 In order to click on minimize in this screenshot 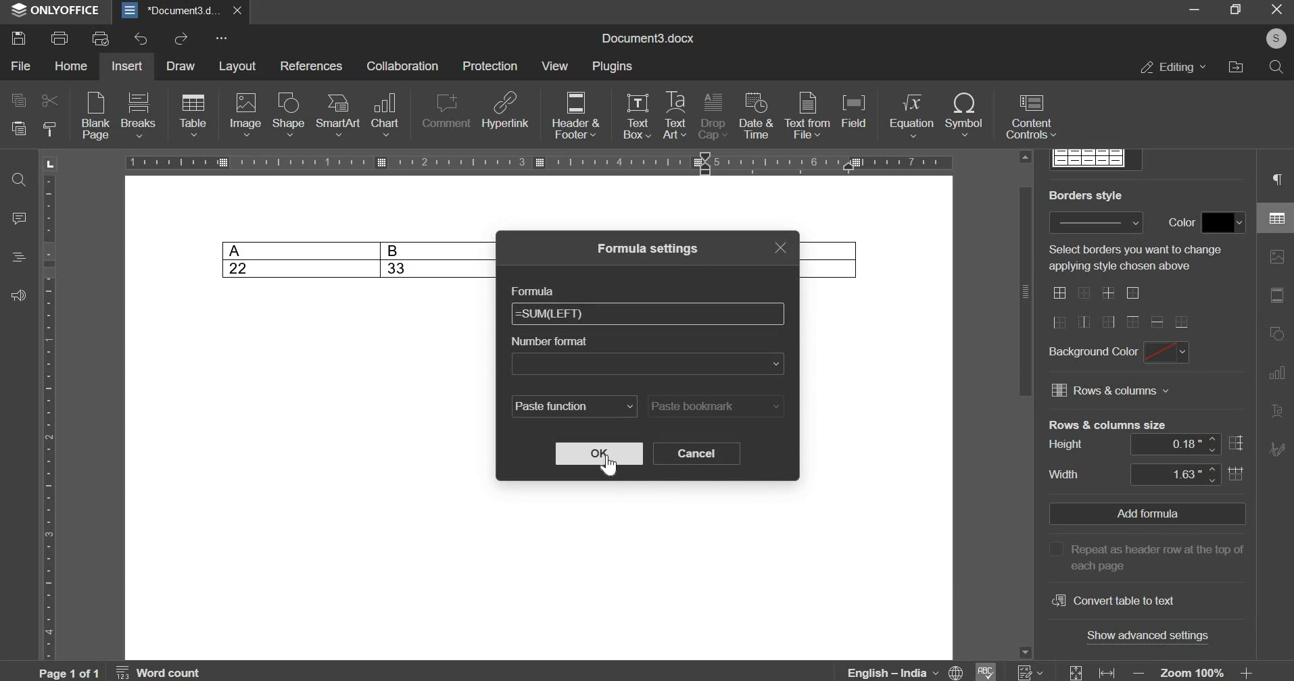, I will do `click(1193, 11)`.